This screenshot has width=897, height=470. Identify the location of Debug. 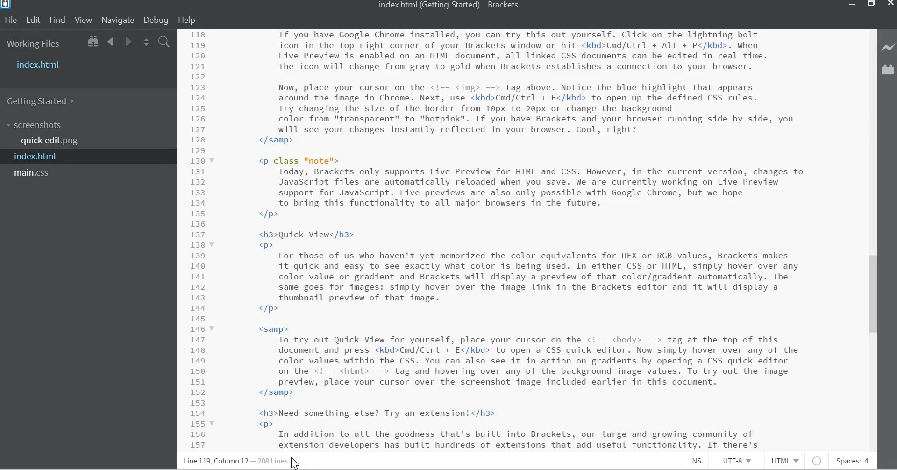
(156, 21).